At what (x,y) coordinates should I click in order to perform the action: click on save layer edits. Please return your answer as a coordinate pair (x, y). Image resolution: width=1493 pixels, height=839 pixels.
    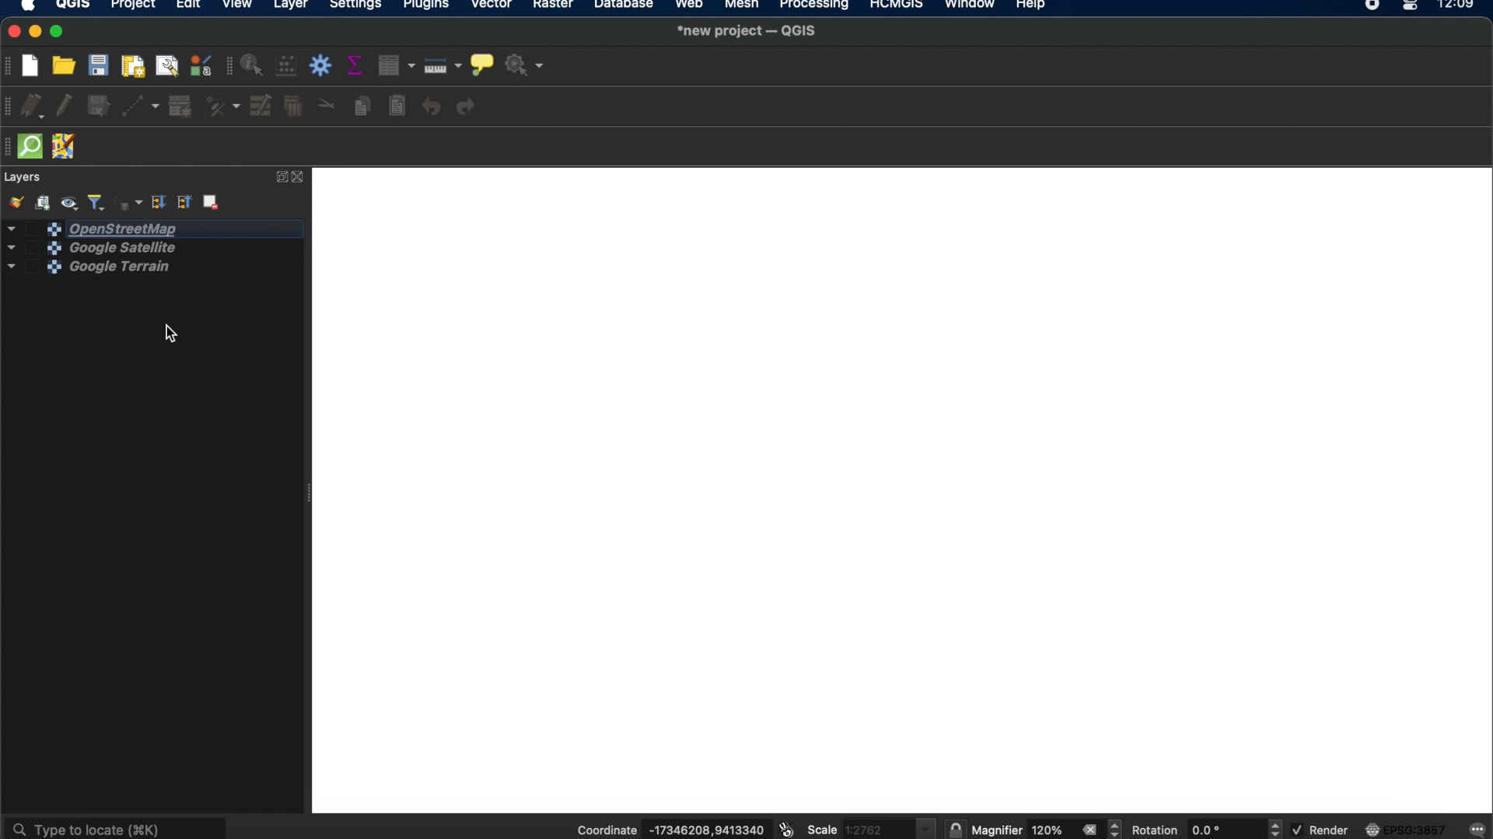
    Looking at the image, I should click on (100, 107).